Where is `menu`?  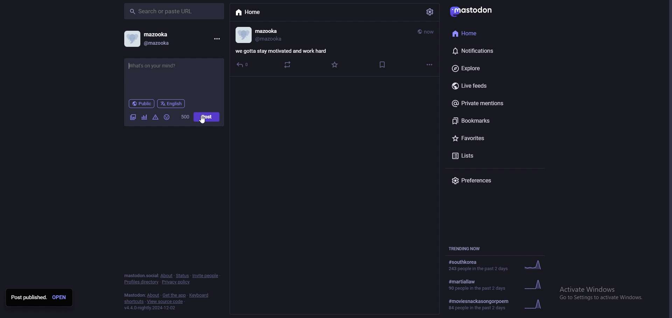
menu is located at coordinates (217, 39).